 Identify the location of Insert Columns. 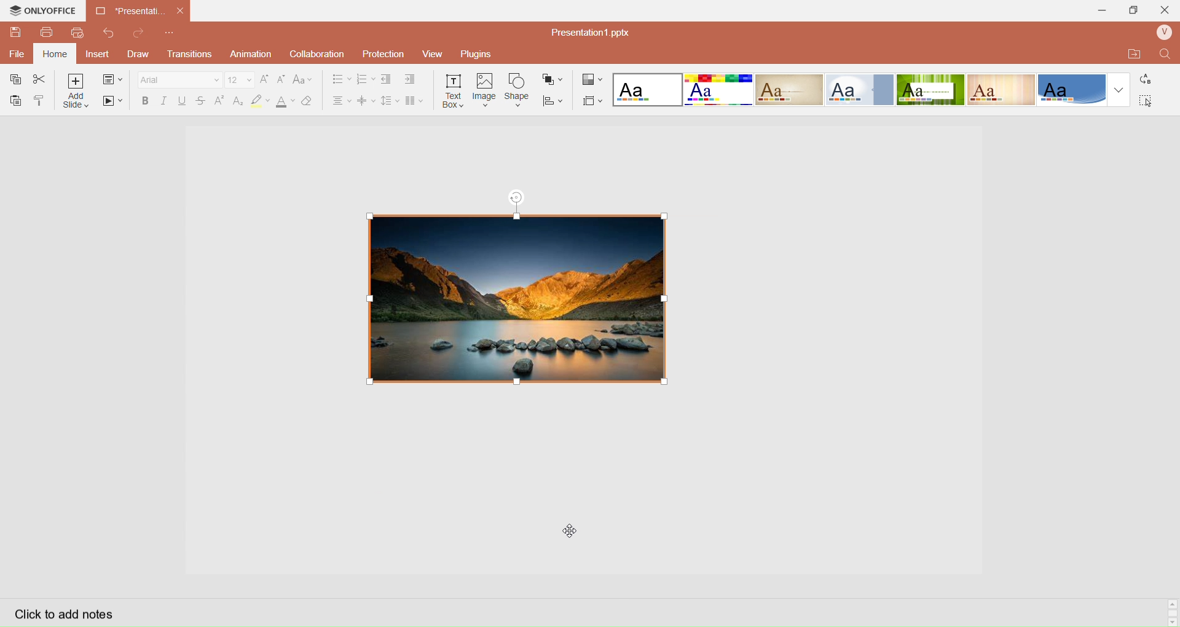
(415, 101).